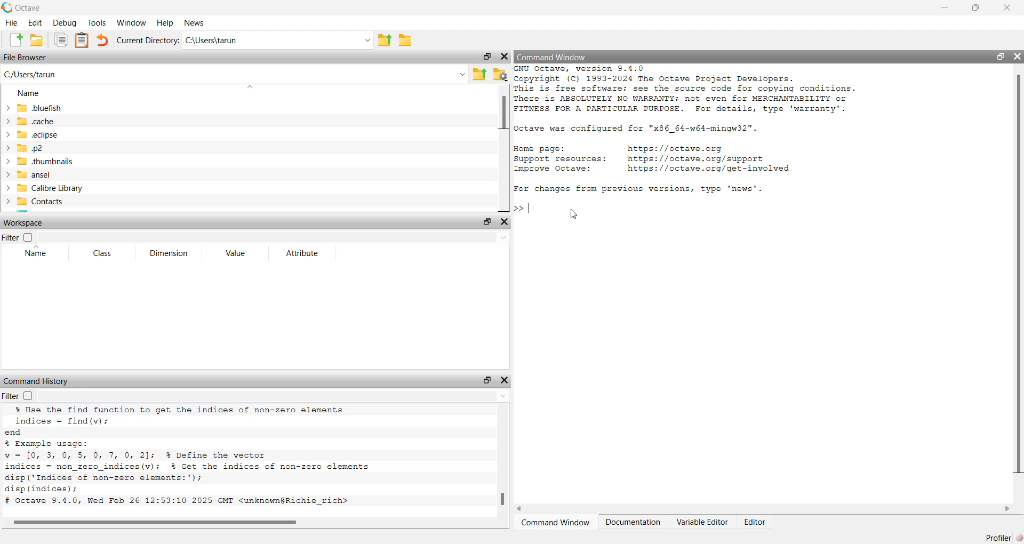 The image size is (1024, 544). What do you see at coordinates (487, 222) in the screenshot?
I see `restore down` at bounding box center [487, 222].